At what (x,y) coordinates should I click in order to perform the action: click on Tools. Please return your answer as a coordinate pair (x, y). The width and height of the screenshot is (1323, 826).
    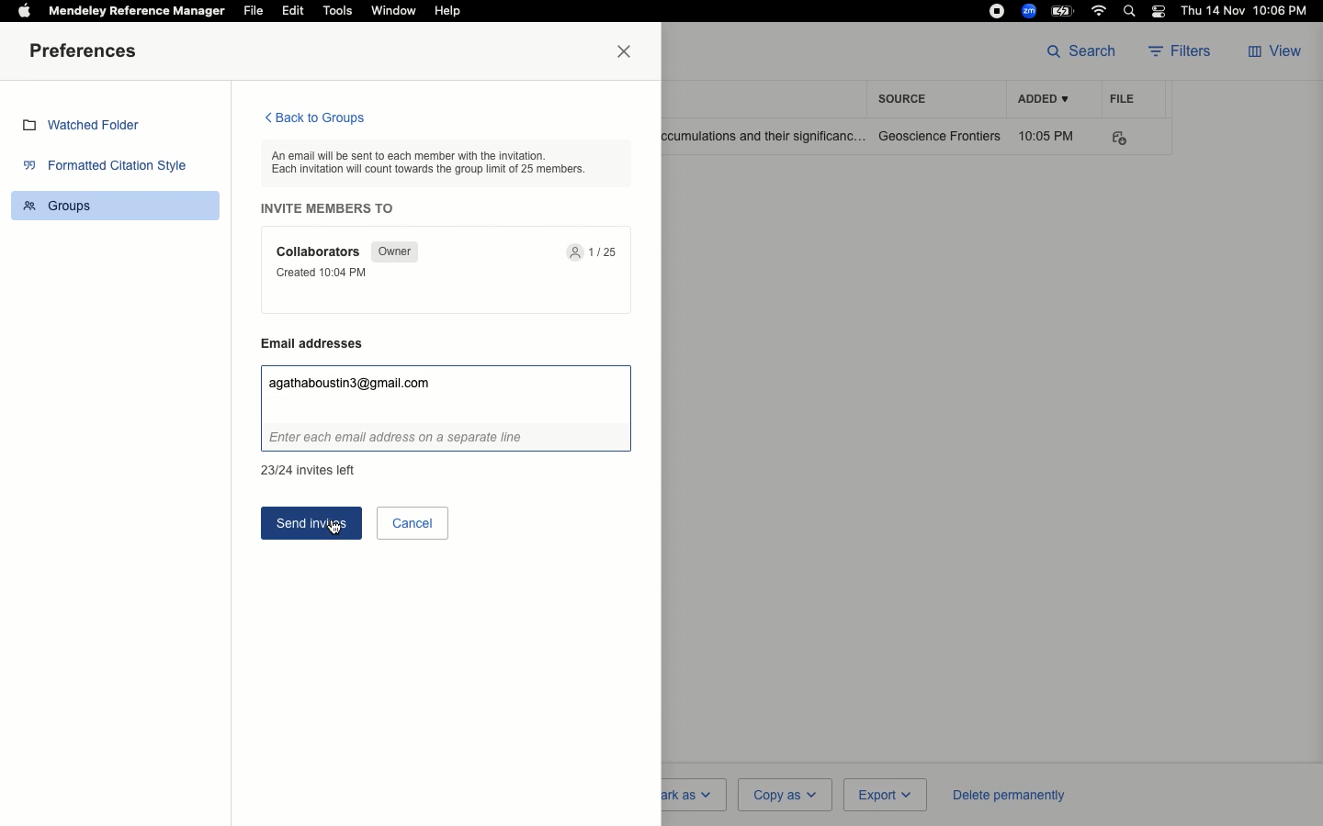
    Looking at the image, I should click on (338, 11).